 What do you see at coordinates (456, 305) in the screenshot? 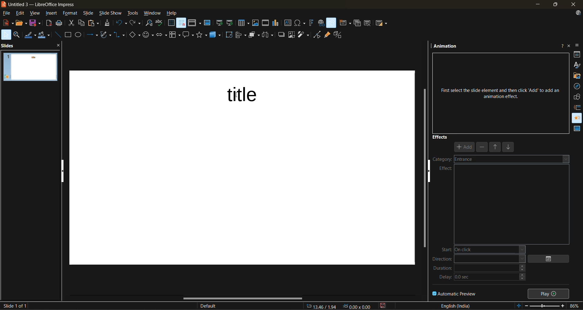
I see `text language` at bounding box center [456, 305].